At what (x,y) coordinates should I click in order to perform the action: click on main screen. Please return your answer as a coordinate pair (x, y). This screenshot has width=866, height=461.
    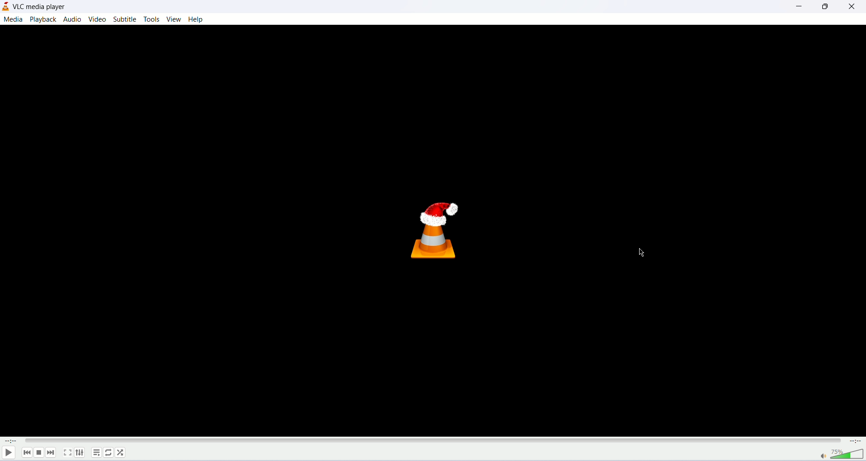
    Looking at the image, I should click on (434, 232).